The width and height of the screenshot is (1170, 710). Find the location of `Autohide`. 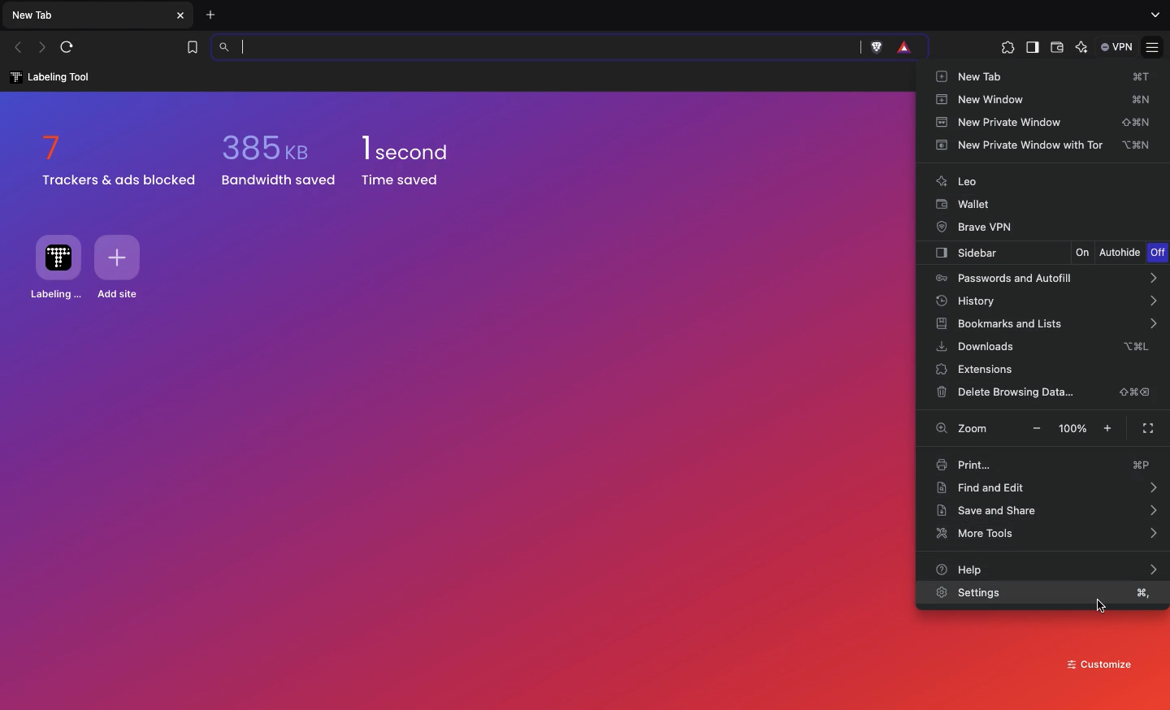

Autohide is located at coordinates (1120, 253).